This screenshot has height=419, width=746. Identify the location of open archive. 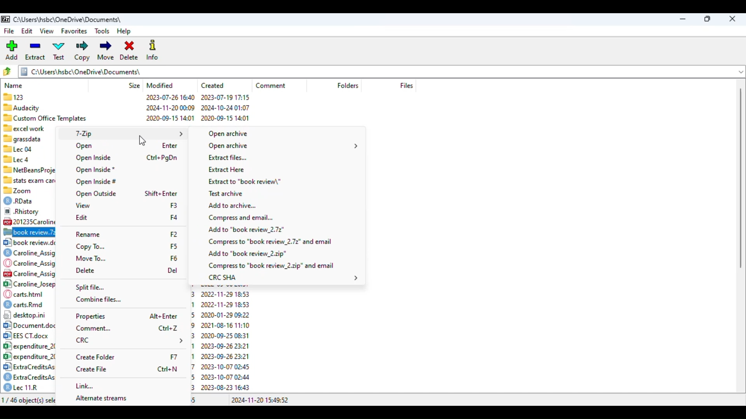
(284, 146).